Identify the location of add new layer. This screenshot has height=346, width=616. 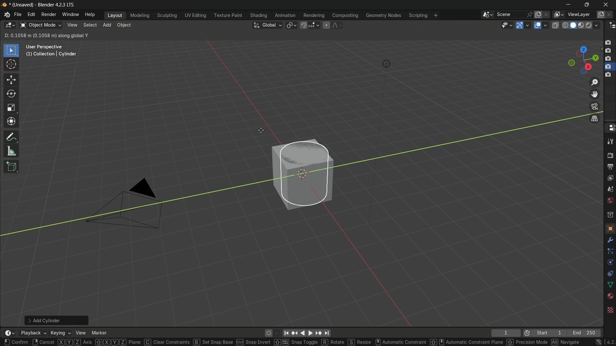
(601, 15).